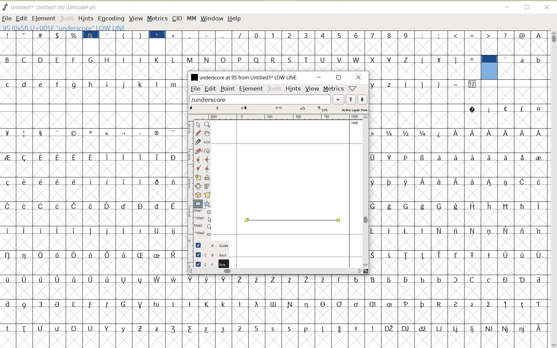 The image size is (557, 348). Describe the element at coordinates (312, 88) in the screenshot. I see `VIEW` at that location.